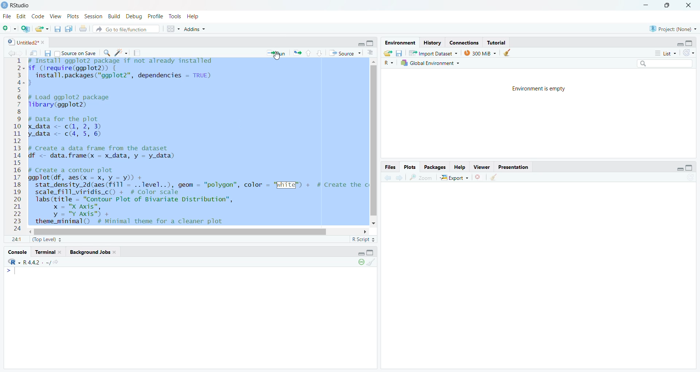  Describe the element at coordinates (10, 54) in the screenshot. I see `go back to the previous source location` at that location.